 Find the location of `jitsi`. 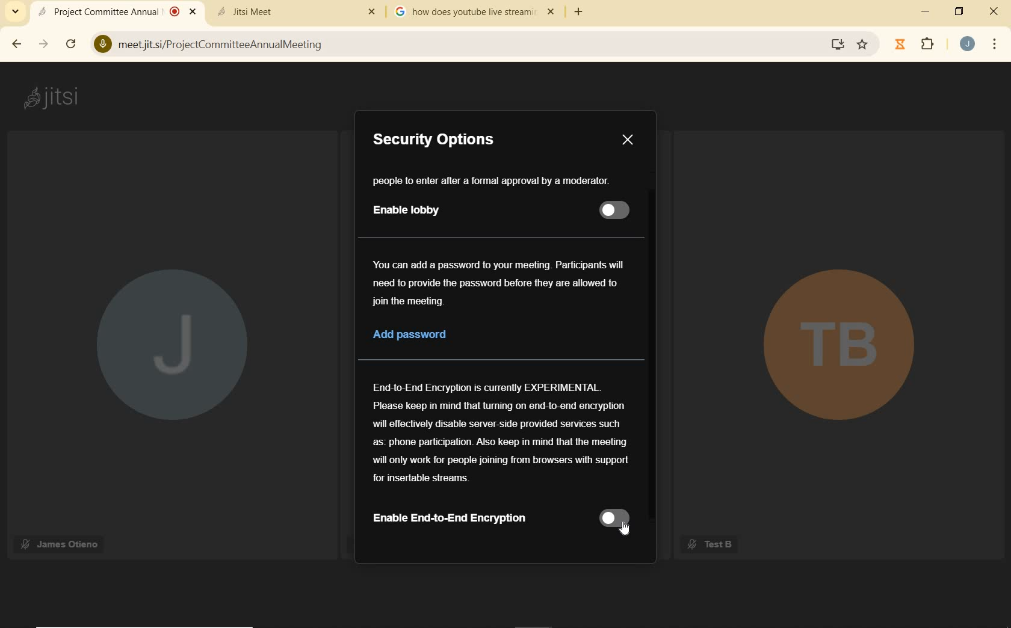

jitsi is located at coordinates (55, 98).